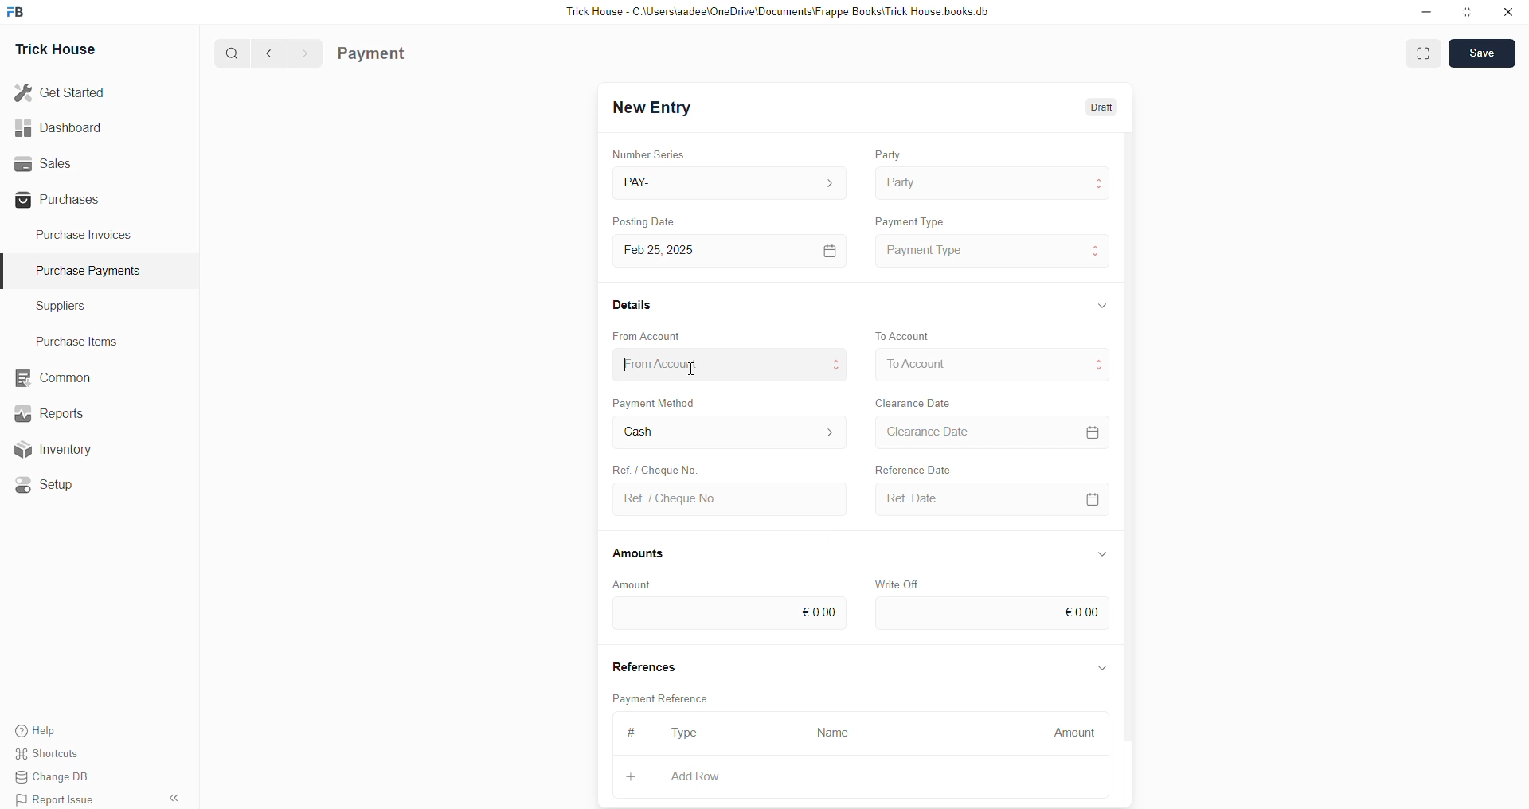 This screenshot has width=1529, height=809. Describe the element at coordinates (1082, 610) in the screenshot. I see `€0.00` at that location.